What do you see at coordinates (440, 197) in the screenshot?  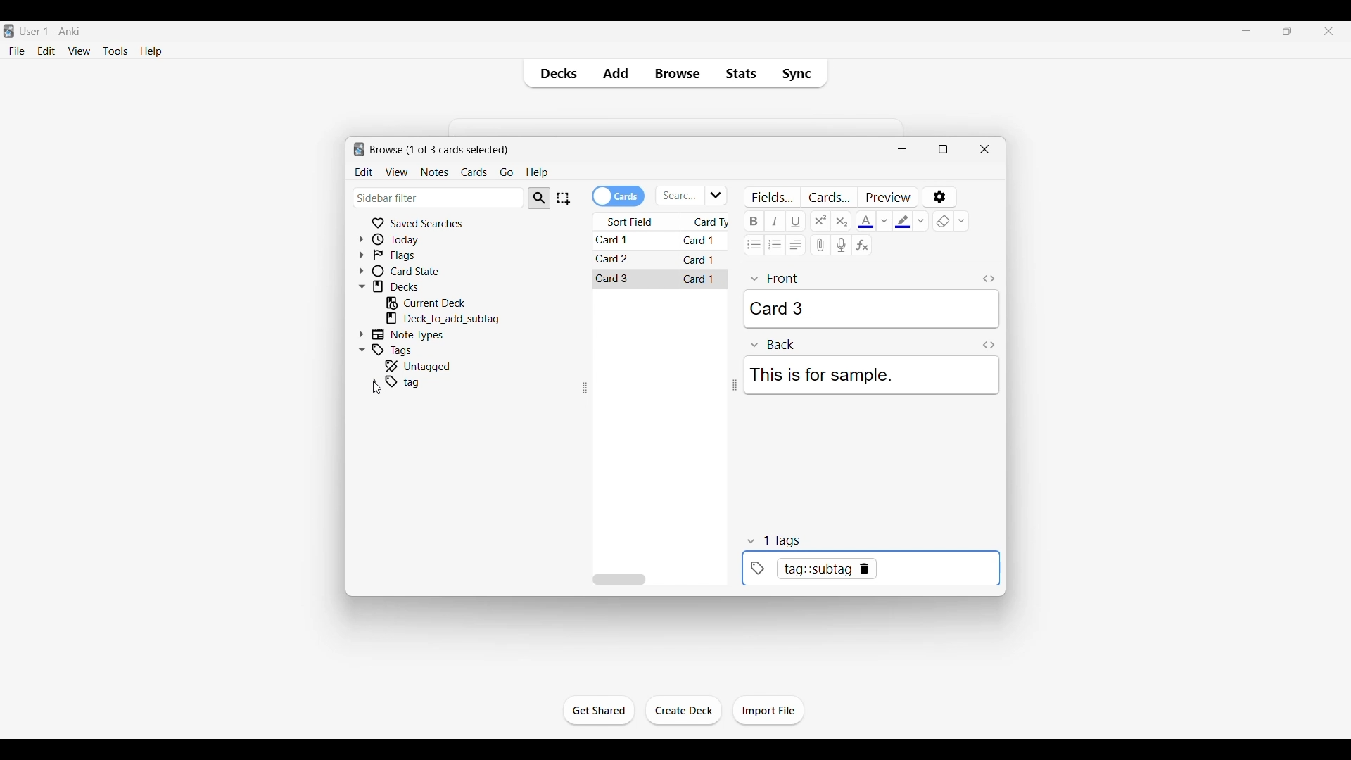 I see `Click to type in search` at bounding box center [440, 197].